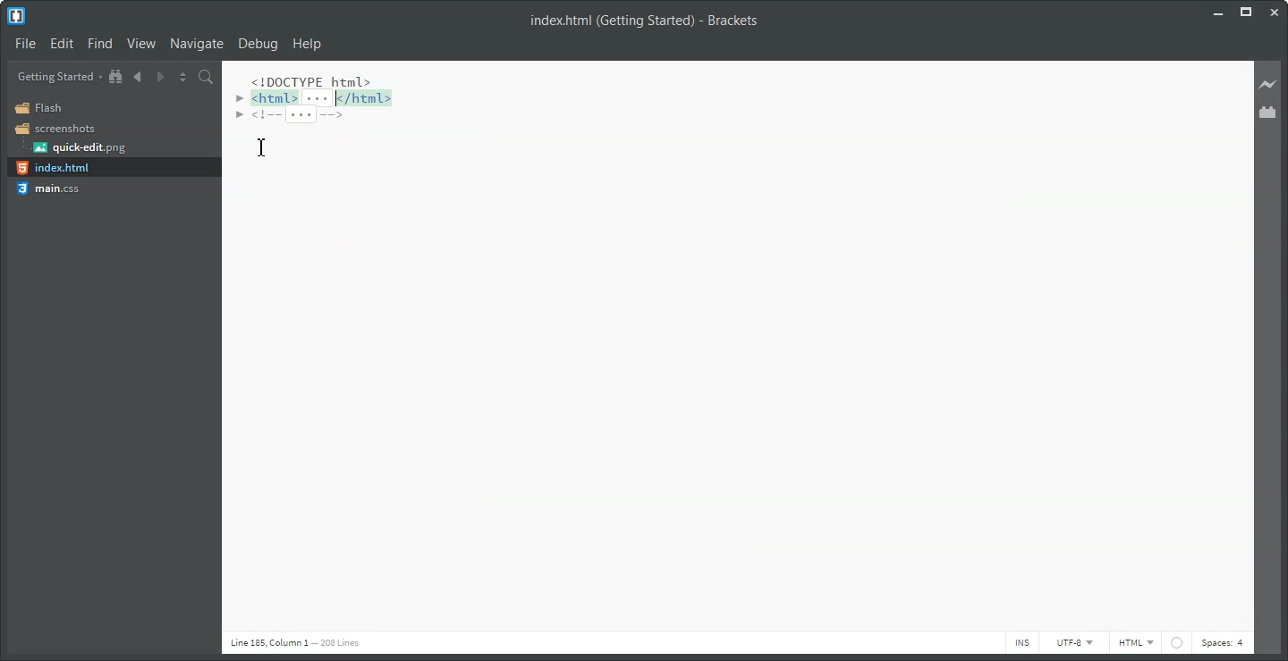  What do you see at coordinates (635, 21) in the screenshot?
I see `index.html (Getting Started) - Brackets` at bounding box center [635, 21].